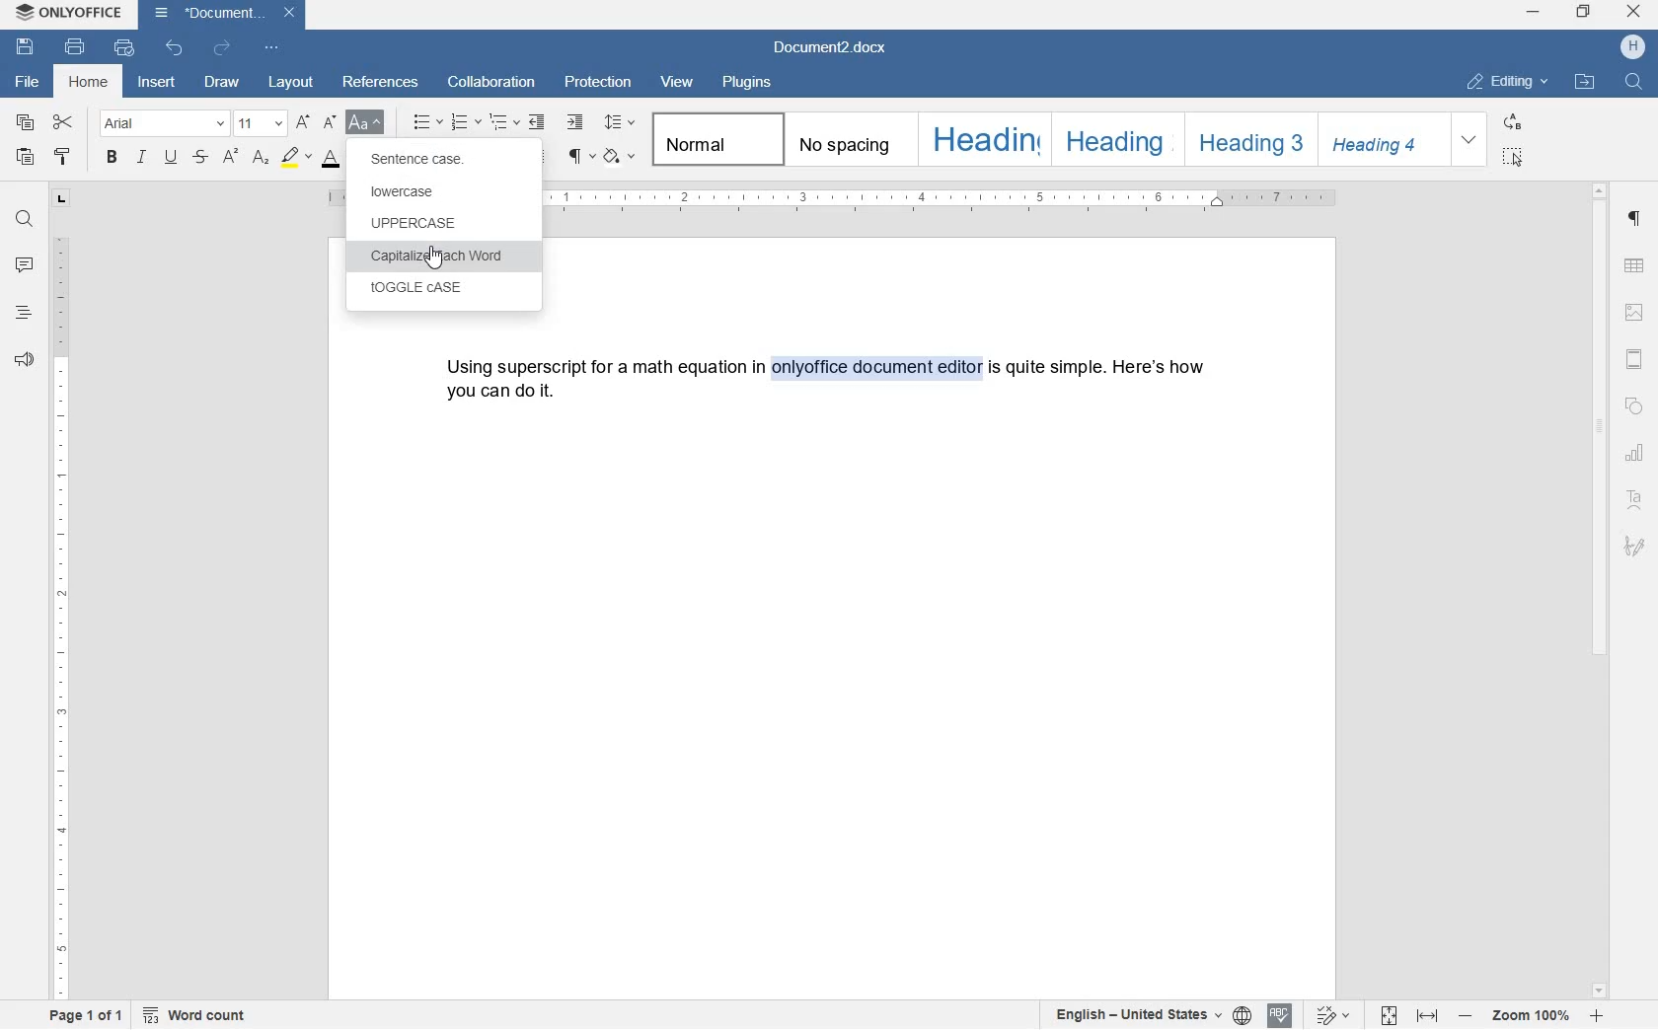 Image resolution: width=1658 pixels, height=1030 pixels. Describe the element at coordinates (1510, 83) in the screenshot. I see `EDITING` at that location.